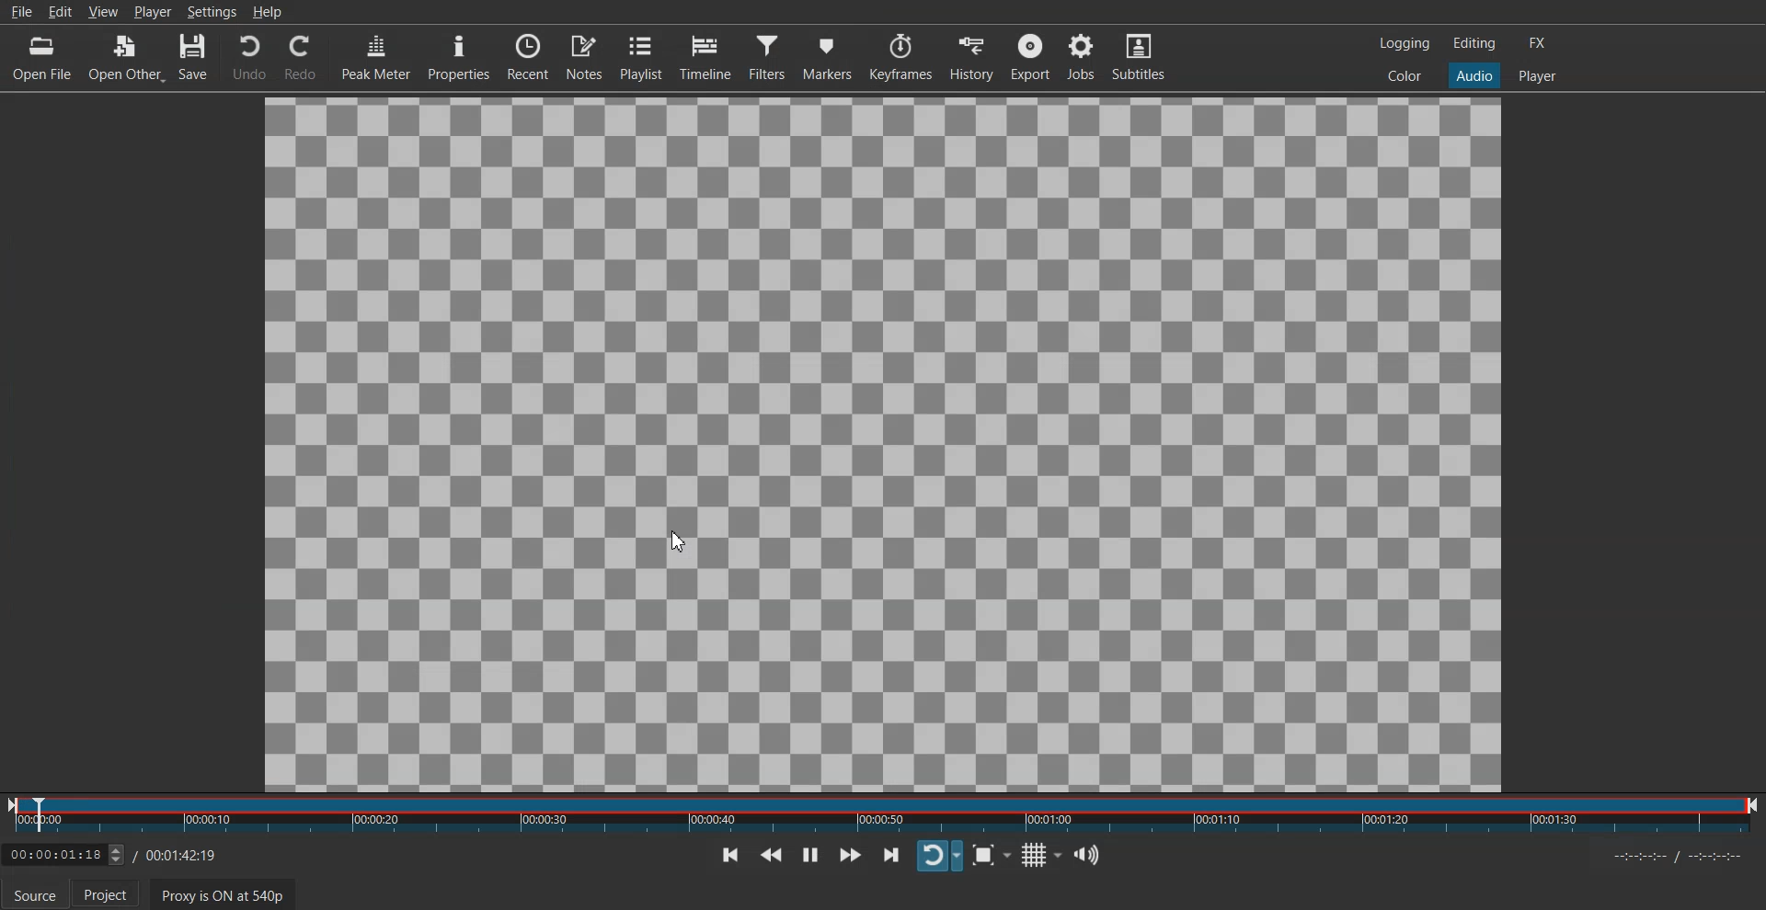 The height and width of the screenshot is (910, 1766). Describe the element at coordinates (883, 442) in the screenshot. I see `File Preview` at that location.